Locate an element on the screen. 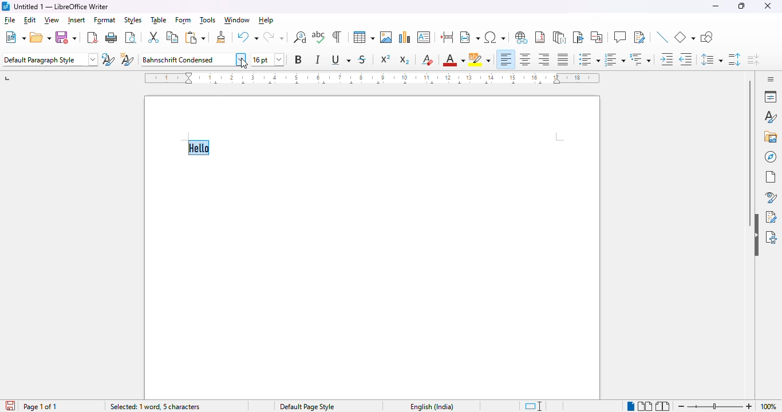  align right is located at coordinates (544, 60).